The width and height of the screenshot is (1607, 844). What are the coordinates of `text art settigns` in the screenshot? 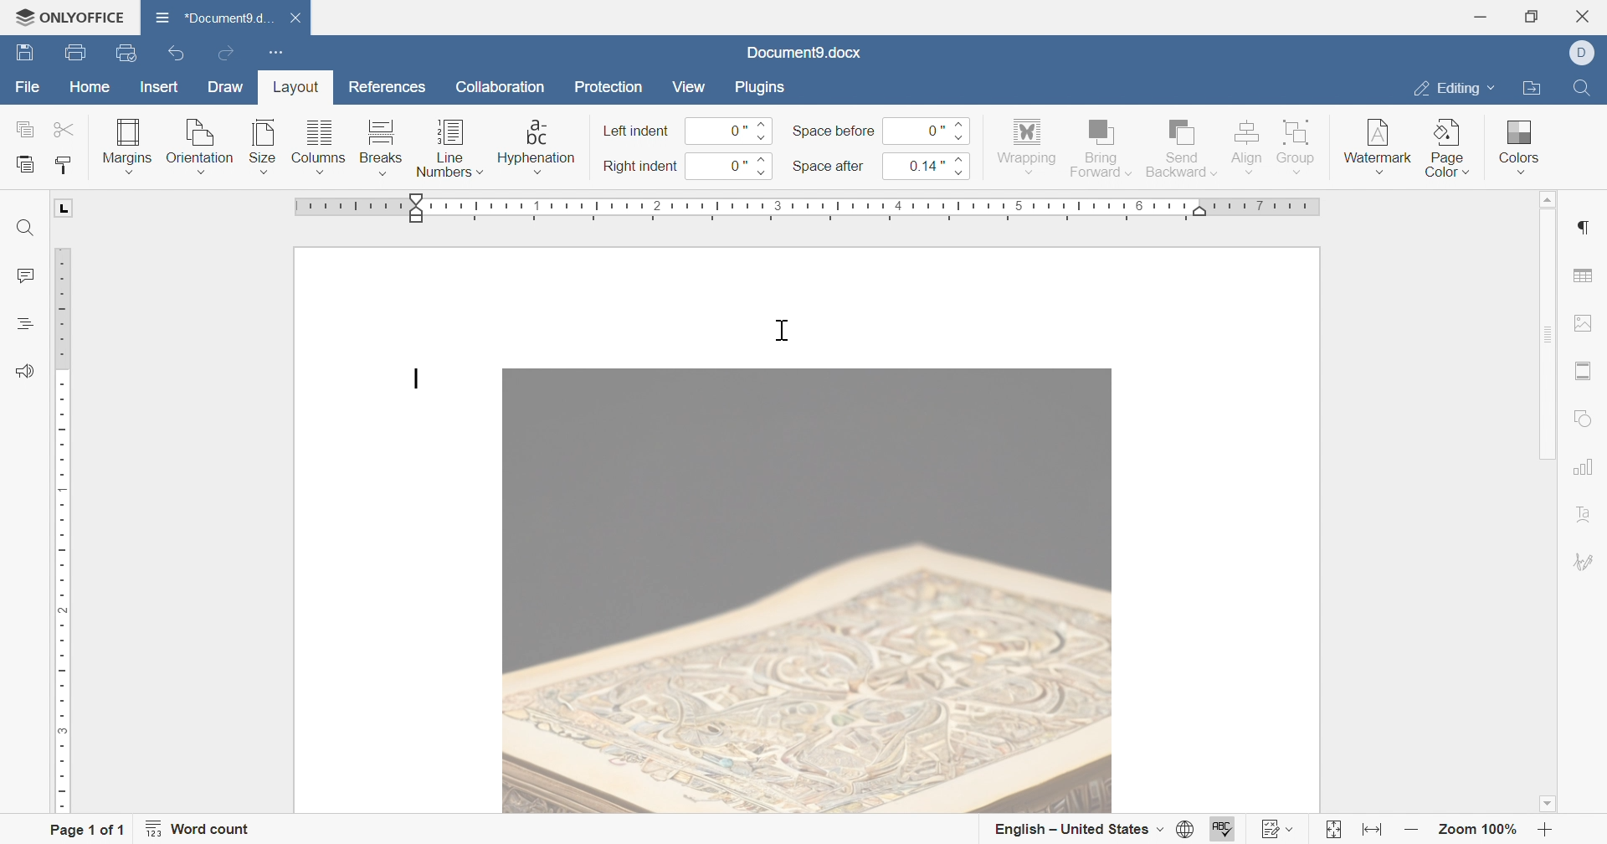 It's located at (1584, 514).